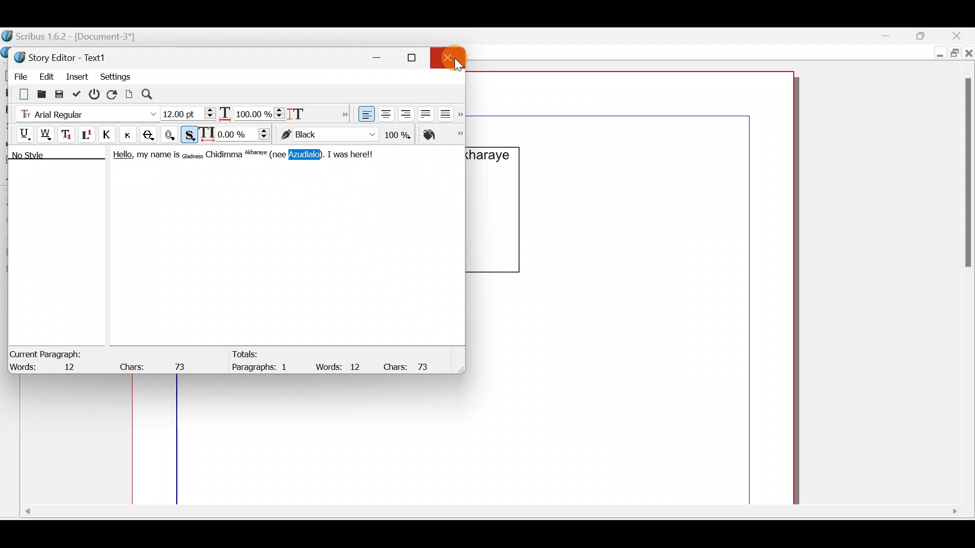 This screenshot has height=548, width=975. What do you see at coordinates (84, 112) in the screenshot?
I see `Font type - Arial Regular` at bounding box center [84, 112].